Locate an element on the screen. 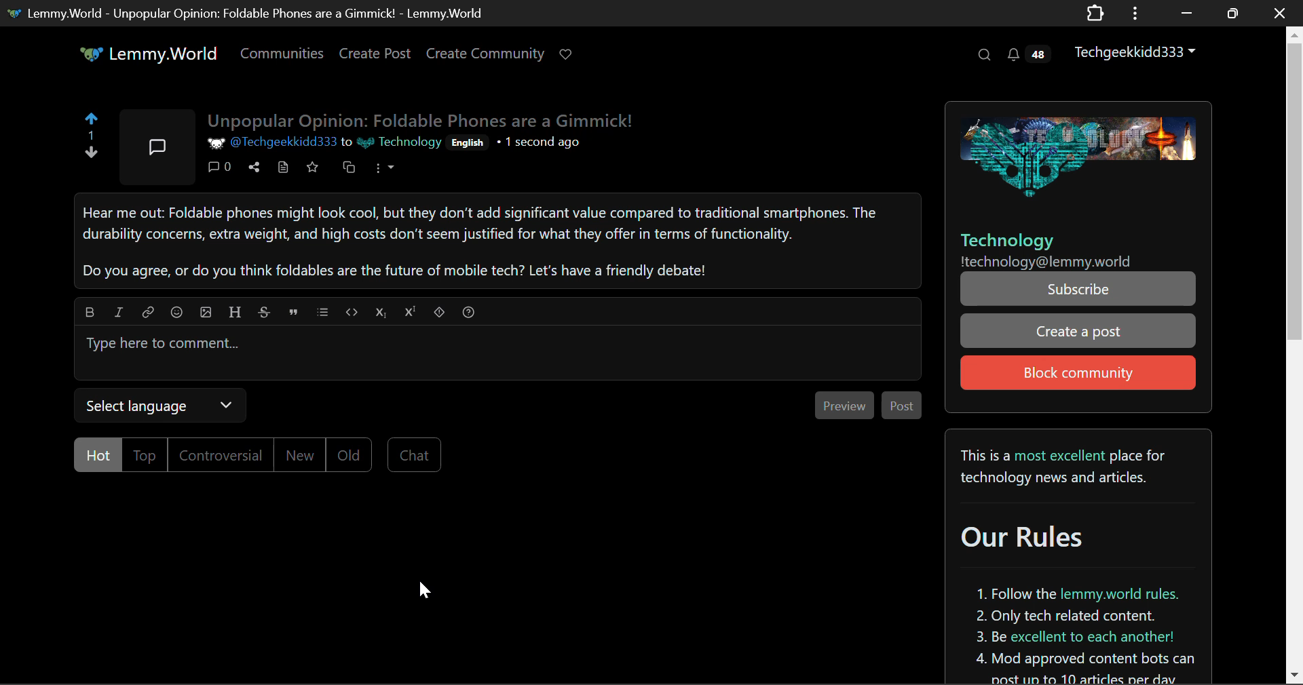  italic is located at coordinates (118, 311).